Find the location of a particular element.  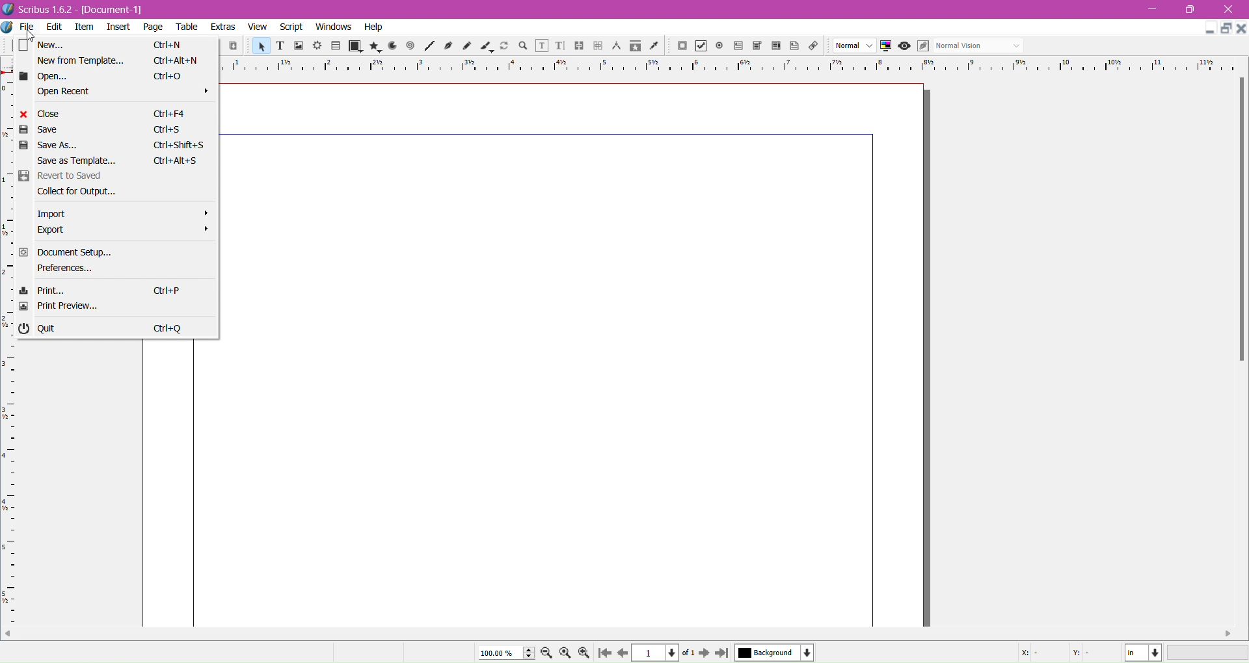

Script is located at coordinates (293, 27).